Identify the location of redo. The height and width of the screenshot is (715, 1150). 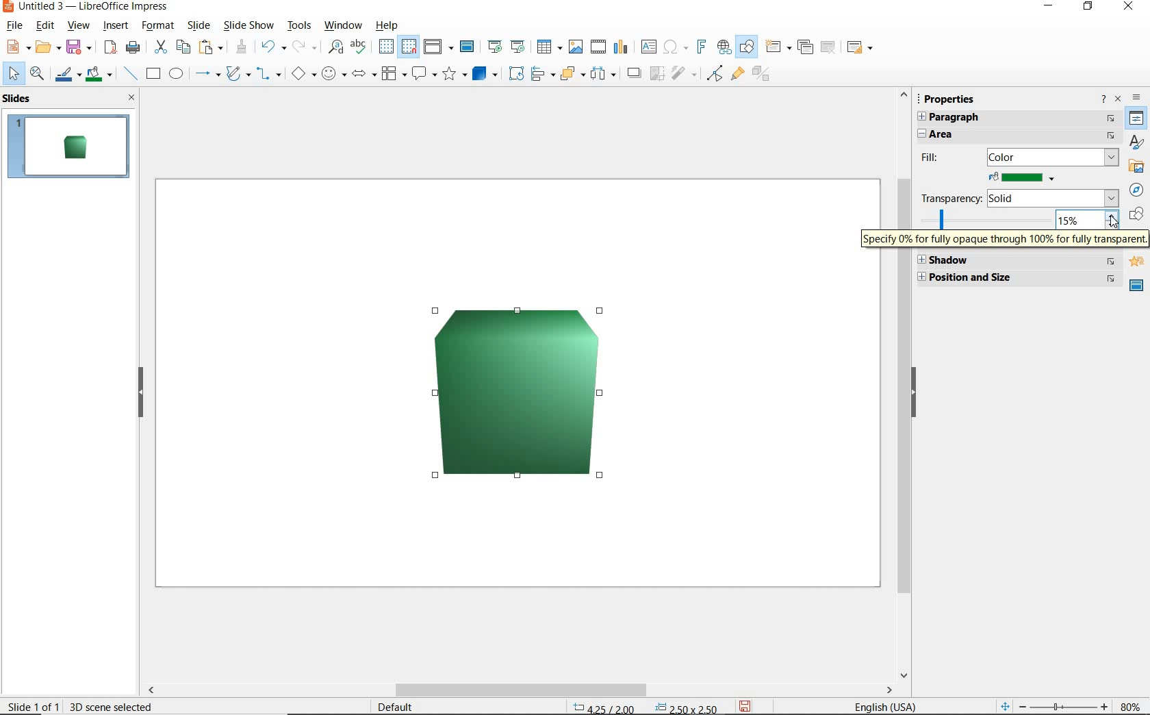
(305, 47).